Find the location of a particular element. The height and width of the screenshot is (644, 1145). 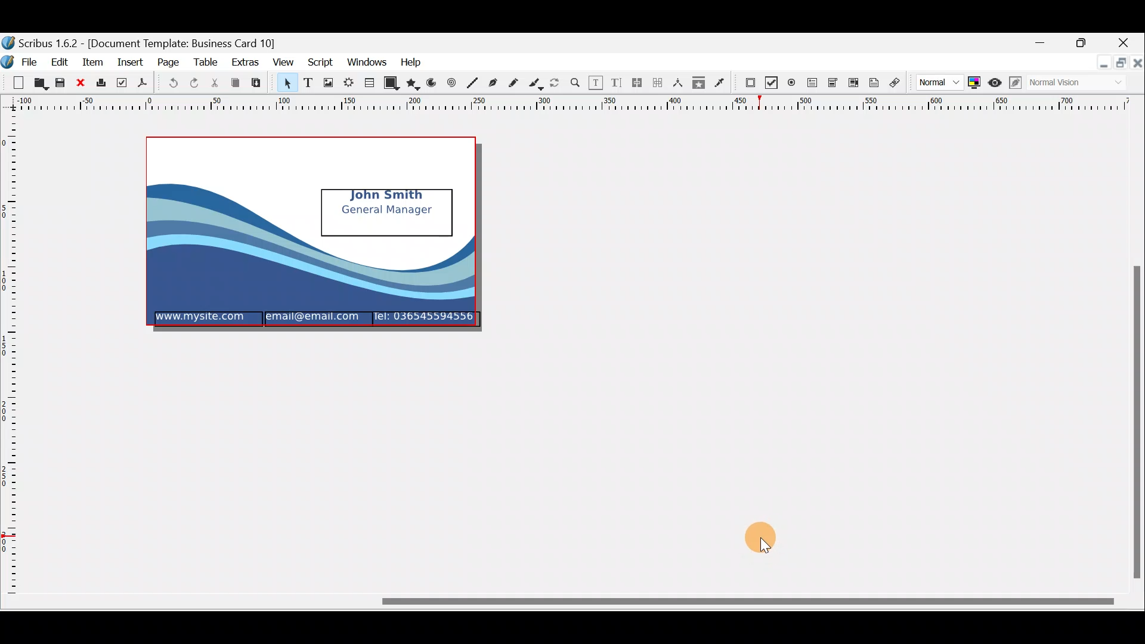

Text frame is located at coordinates (308, 85).